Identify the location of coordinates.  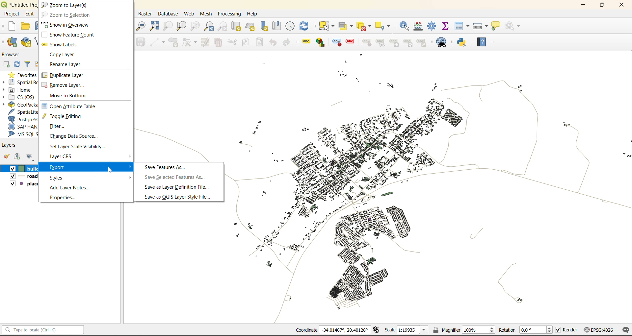
(335, 330).